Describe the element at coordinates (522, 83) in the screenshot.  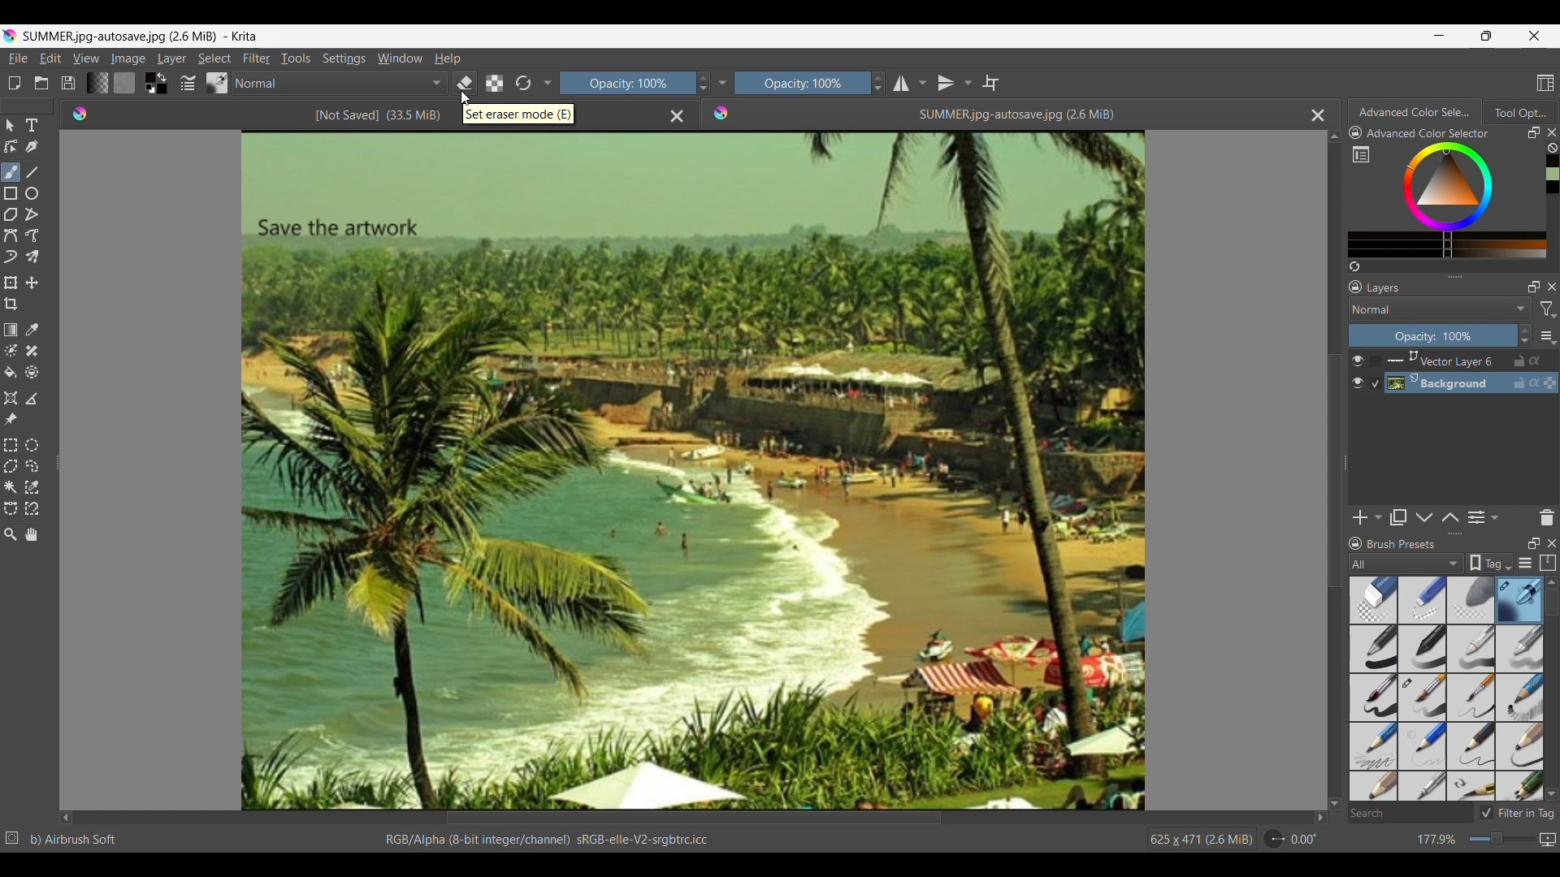
I see `Reload original settings` at that location.